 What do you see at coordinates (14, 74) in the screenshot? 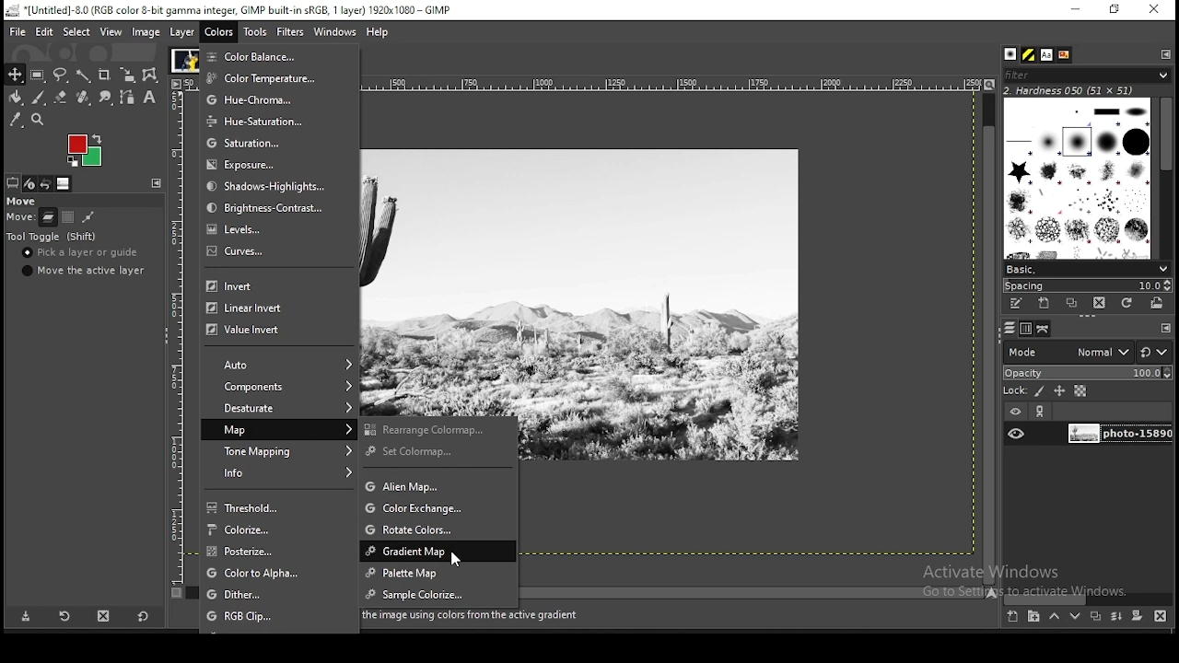
I see `move tool` at bounding box center [14, 74].